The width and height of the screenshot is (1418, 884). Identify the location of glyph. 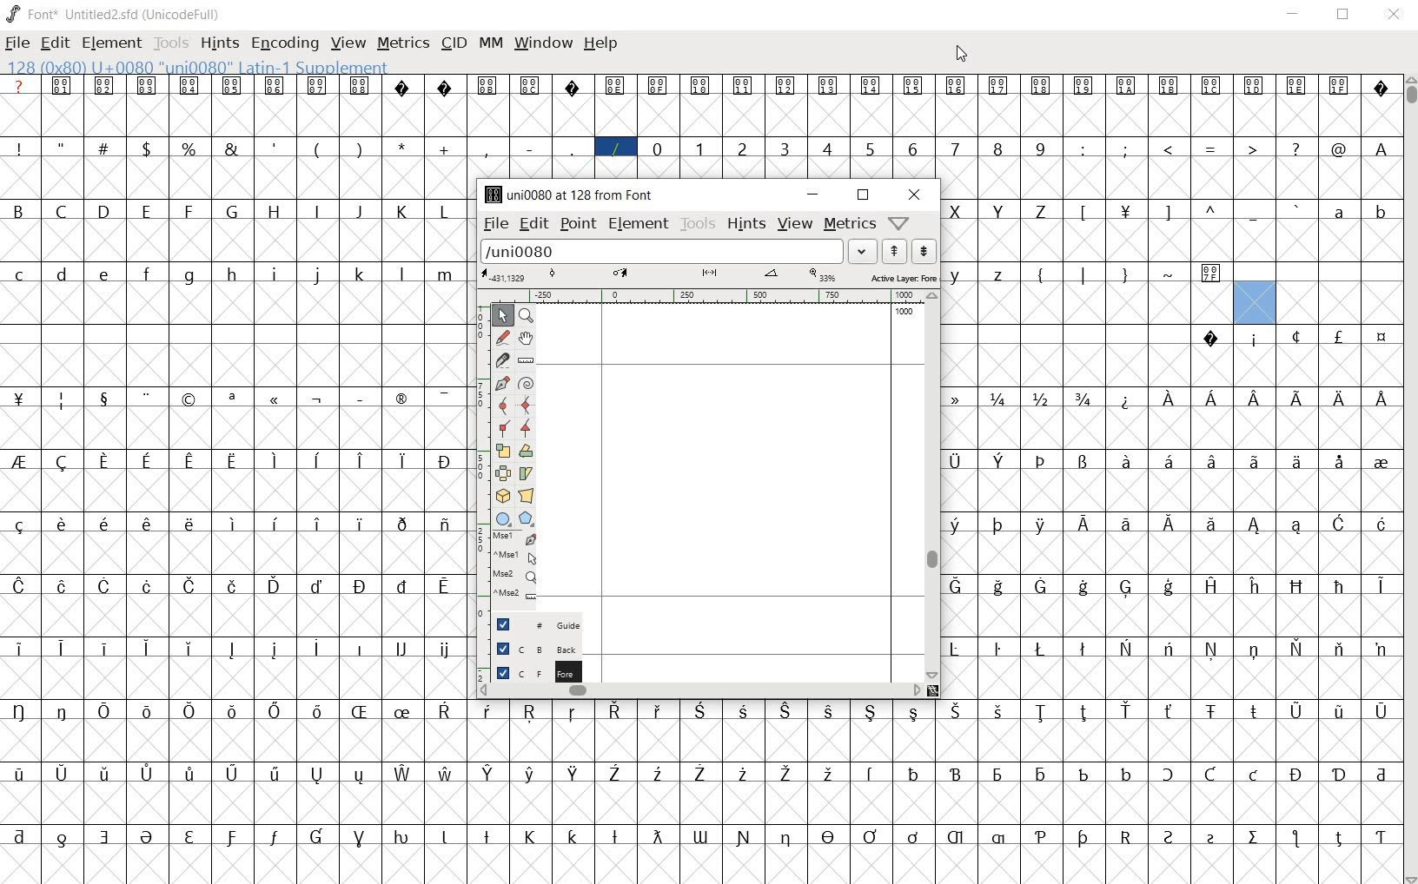
(529, 85).